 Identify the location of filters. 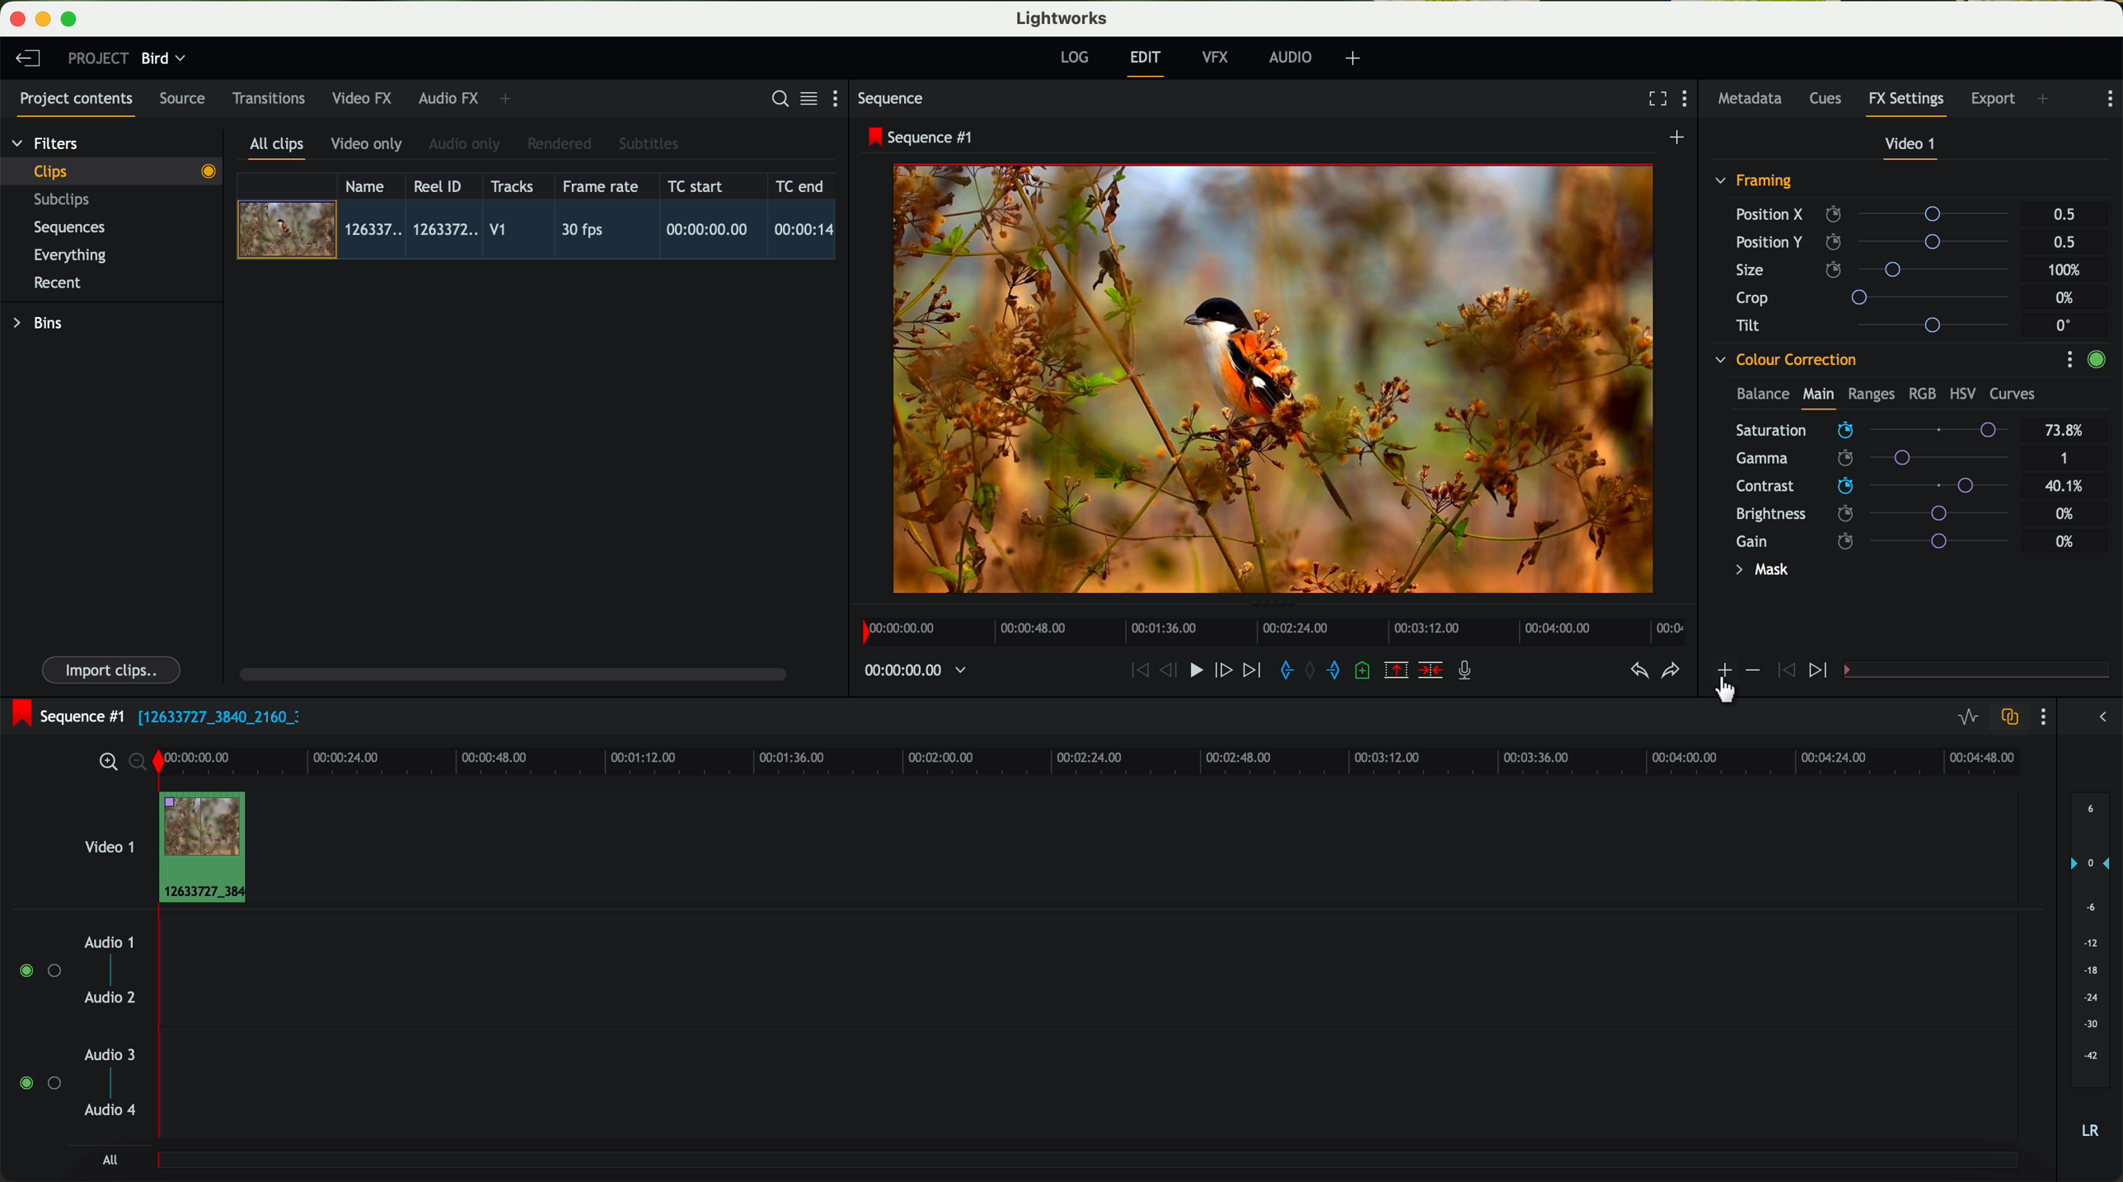
(47, 142).